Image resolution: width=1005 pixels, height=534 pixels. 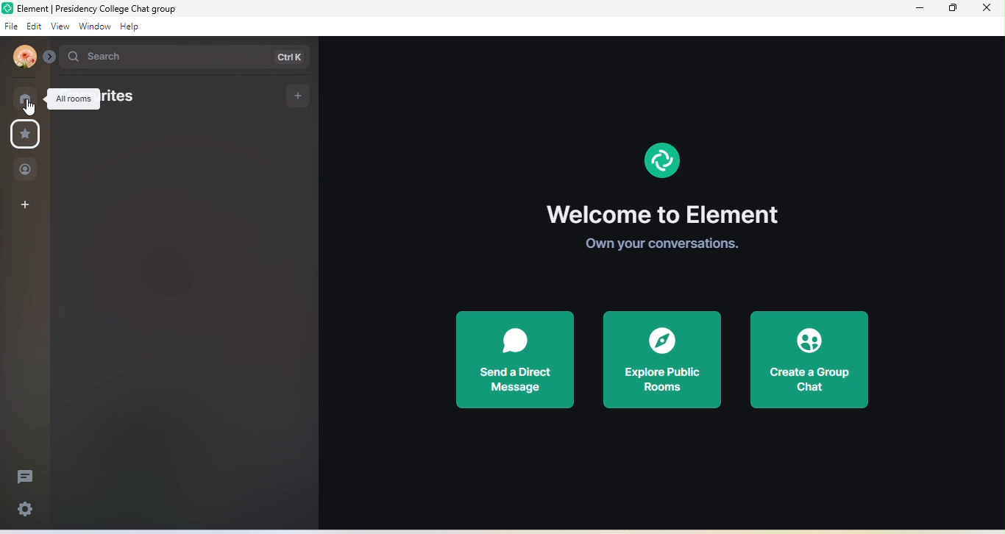 I want to click on explore public rooms, so click(x=662, y=360).